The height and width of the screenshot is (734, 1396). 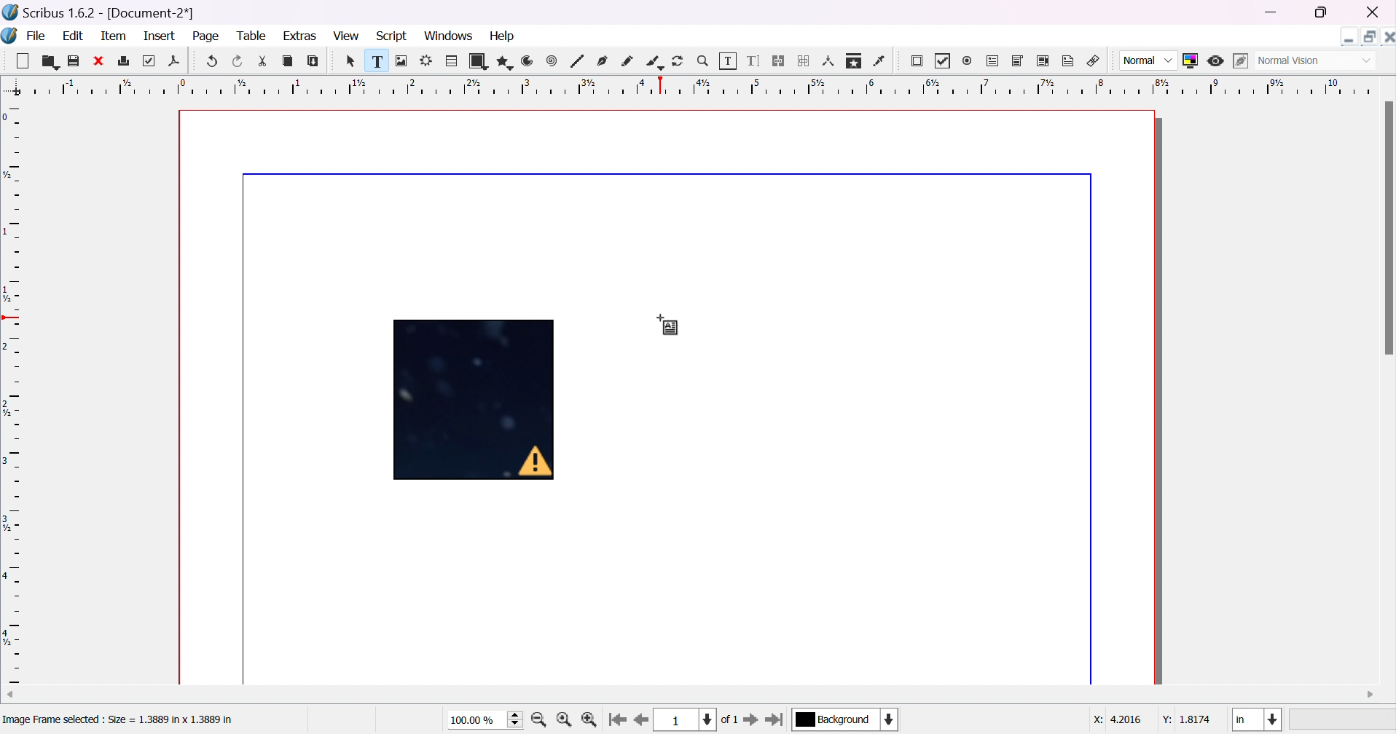 I want to click on restore down, so click(x=1322, y=14).